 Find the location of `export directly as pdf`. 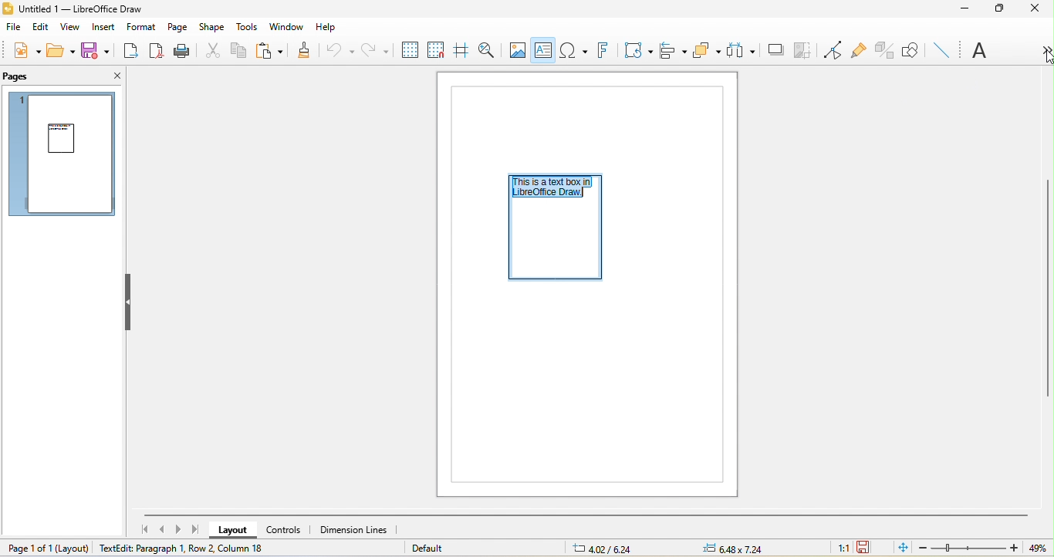

export directly as pdf is located at coordinates (158, 52).